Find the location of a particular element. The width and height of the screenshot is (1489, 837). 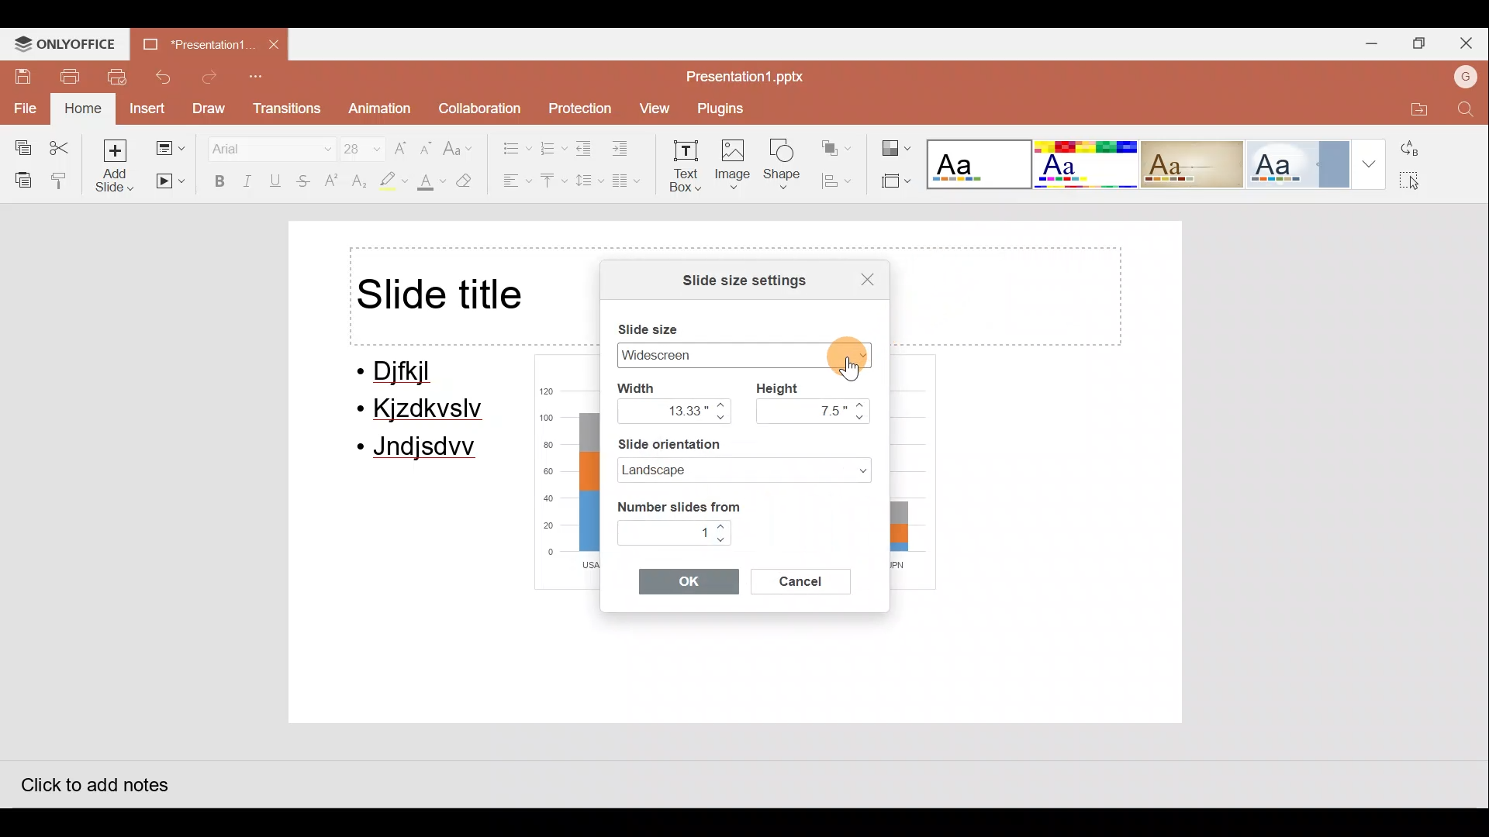

Save is located at coordinates (20, 74).